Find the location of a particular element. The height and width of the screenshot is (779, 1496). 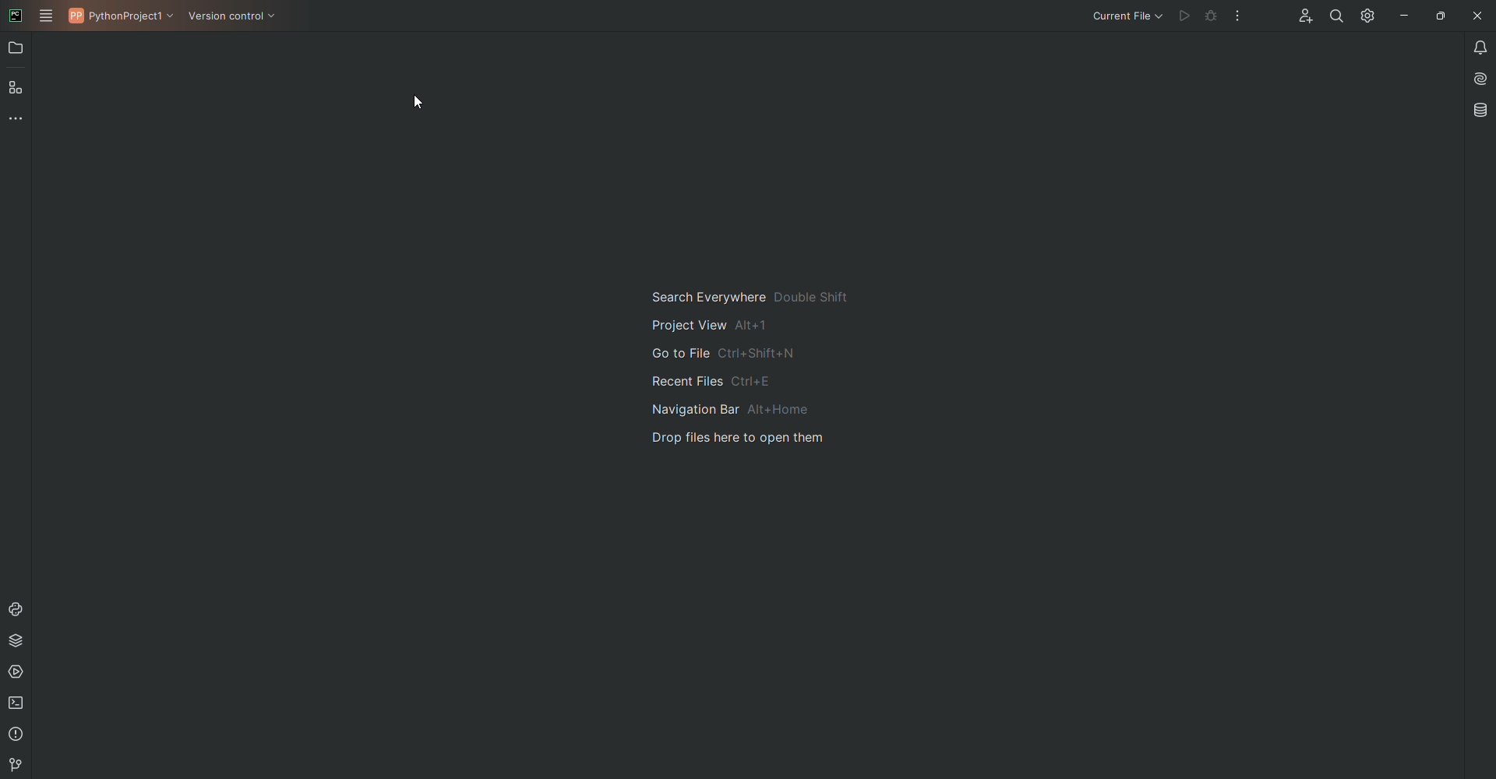

Python Project (color change) is located at coordinates (123, 16).